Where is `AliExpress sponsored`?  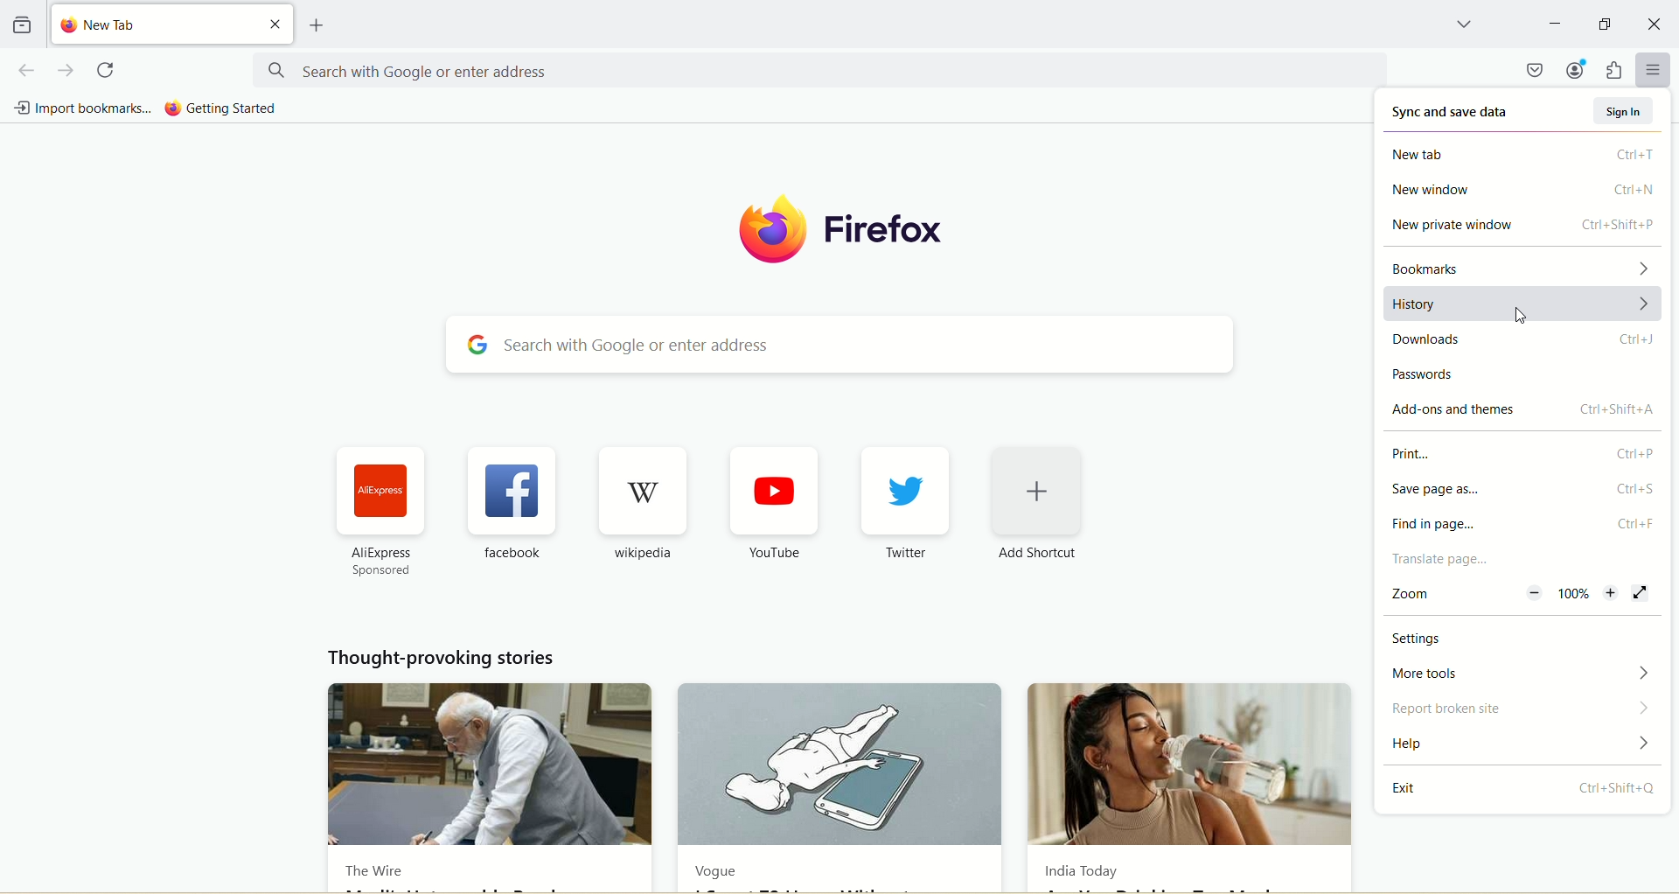 AliExpress sponsored is located at coordinates (385, 561).